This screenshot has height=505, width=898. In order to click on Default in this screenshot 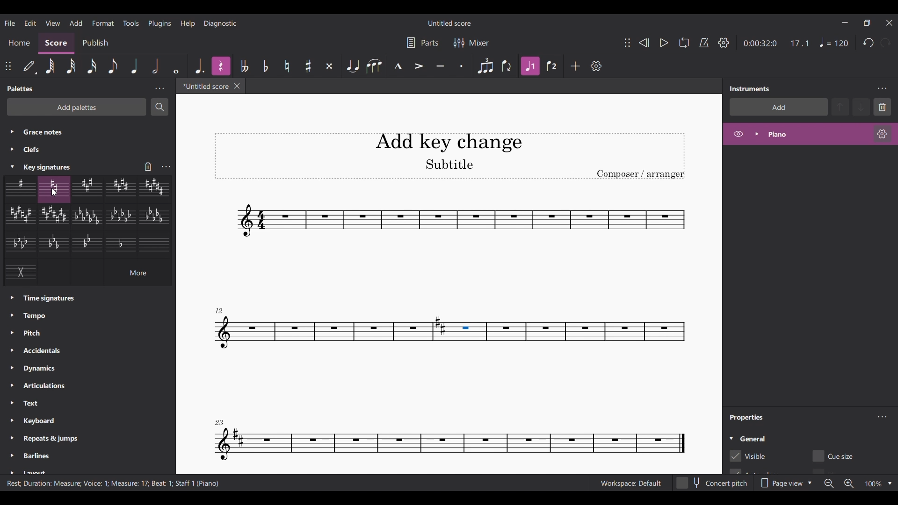, I will do `click(29, 65)`.